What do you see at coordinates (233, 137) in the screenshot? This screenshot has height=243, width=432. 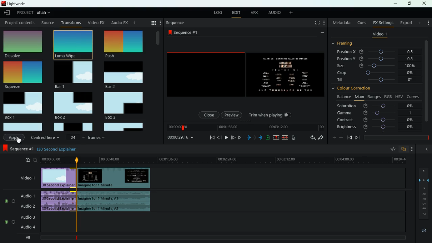 I see `front` at bounding box center [233, 137].